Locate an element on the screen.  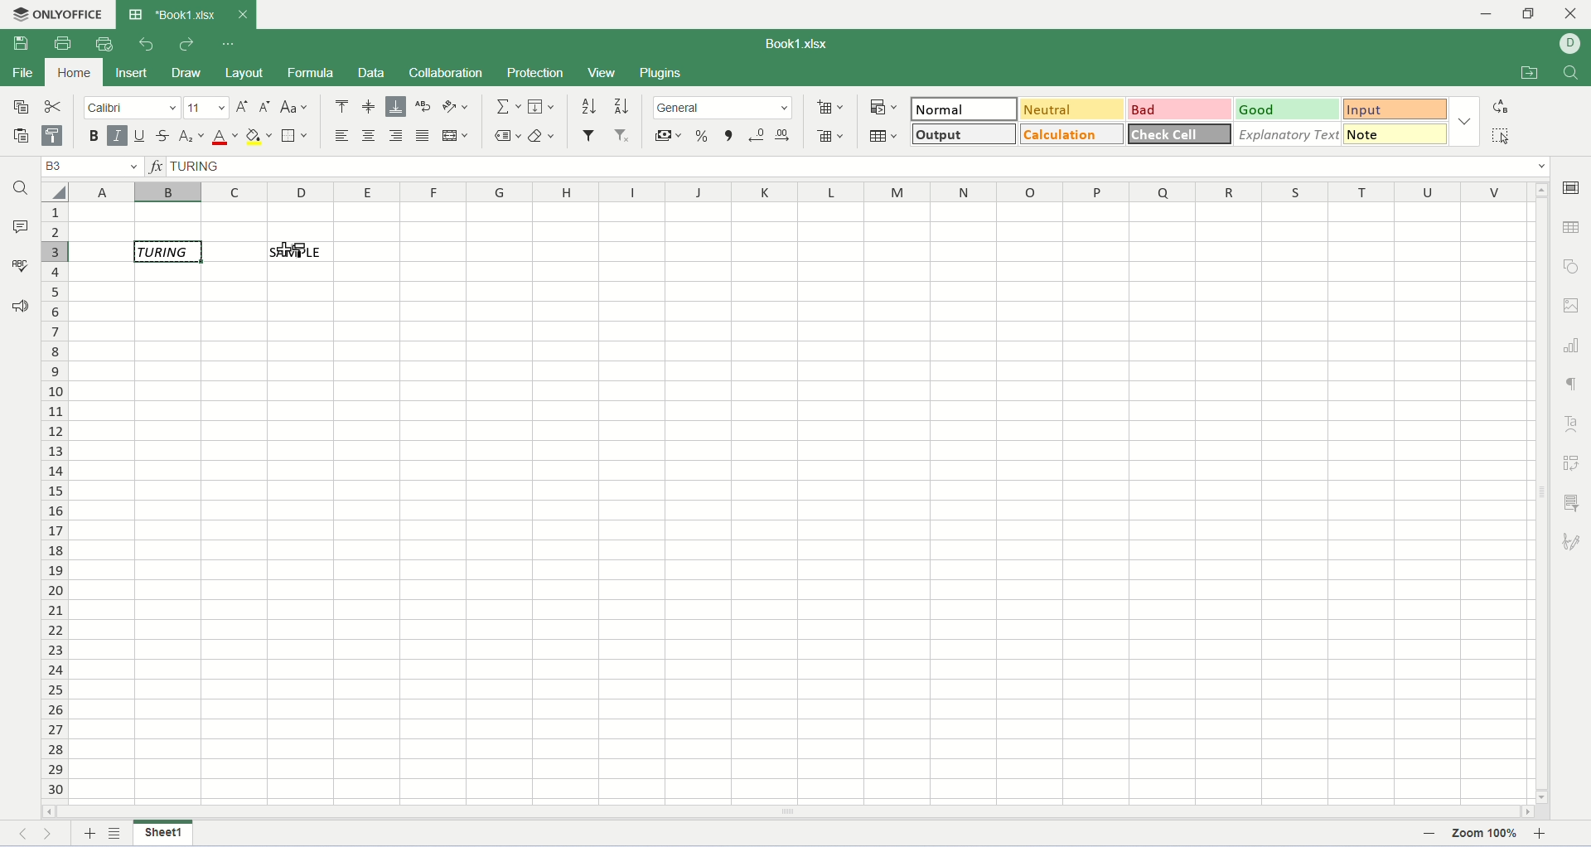
horizontal scroll bar is located at coordinates (787, 812).